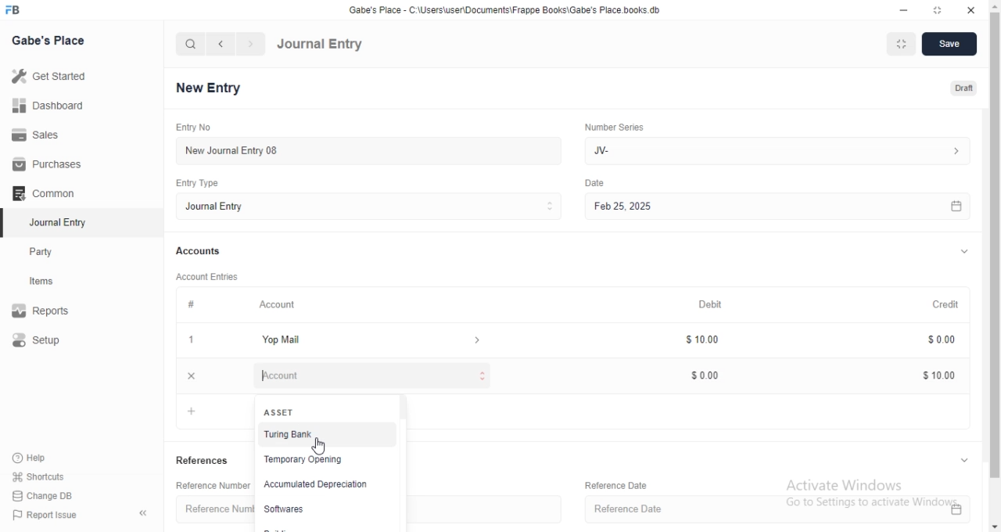 This screenshot has width=1001, height=532. I want to click on Journal Entry, so click(56, 222).